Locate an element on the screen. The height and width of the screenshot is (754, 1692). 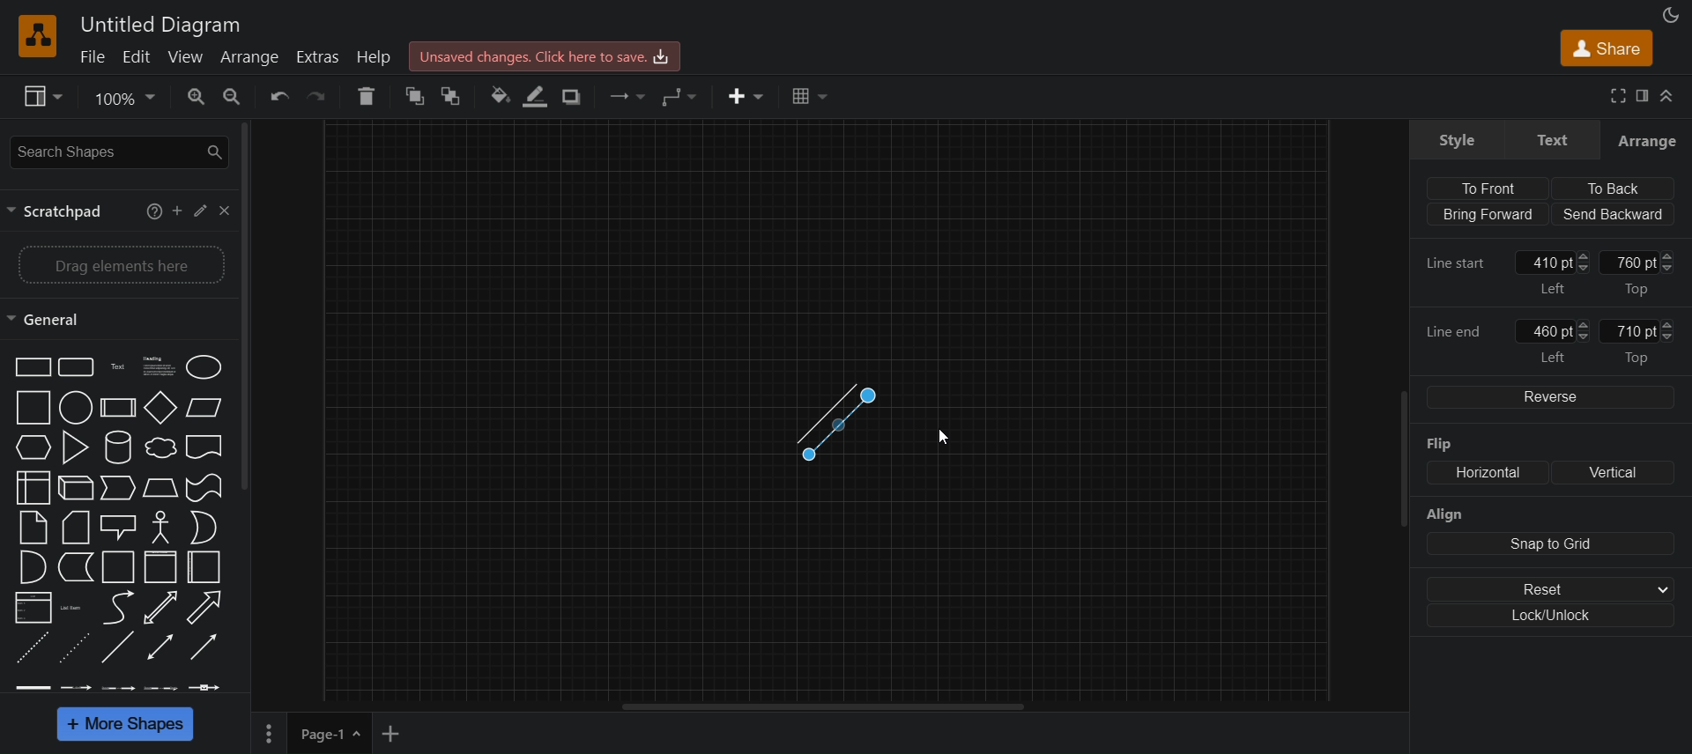
zoom is located at coordinates (124, 100).